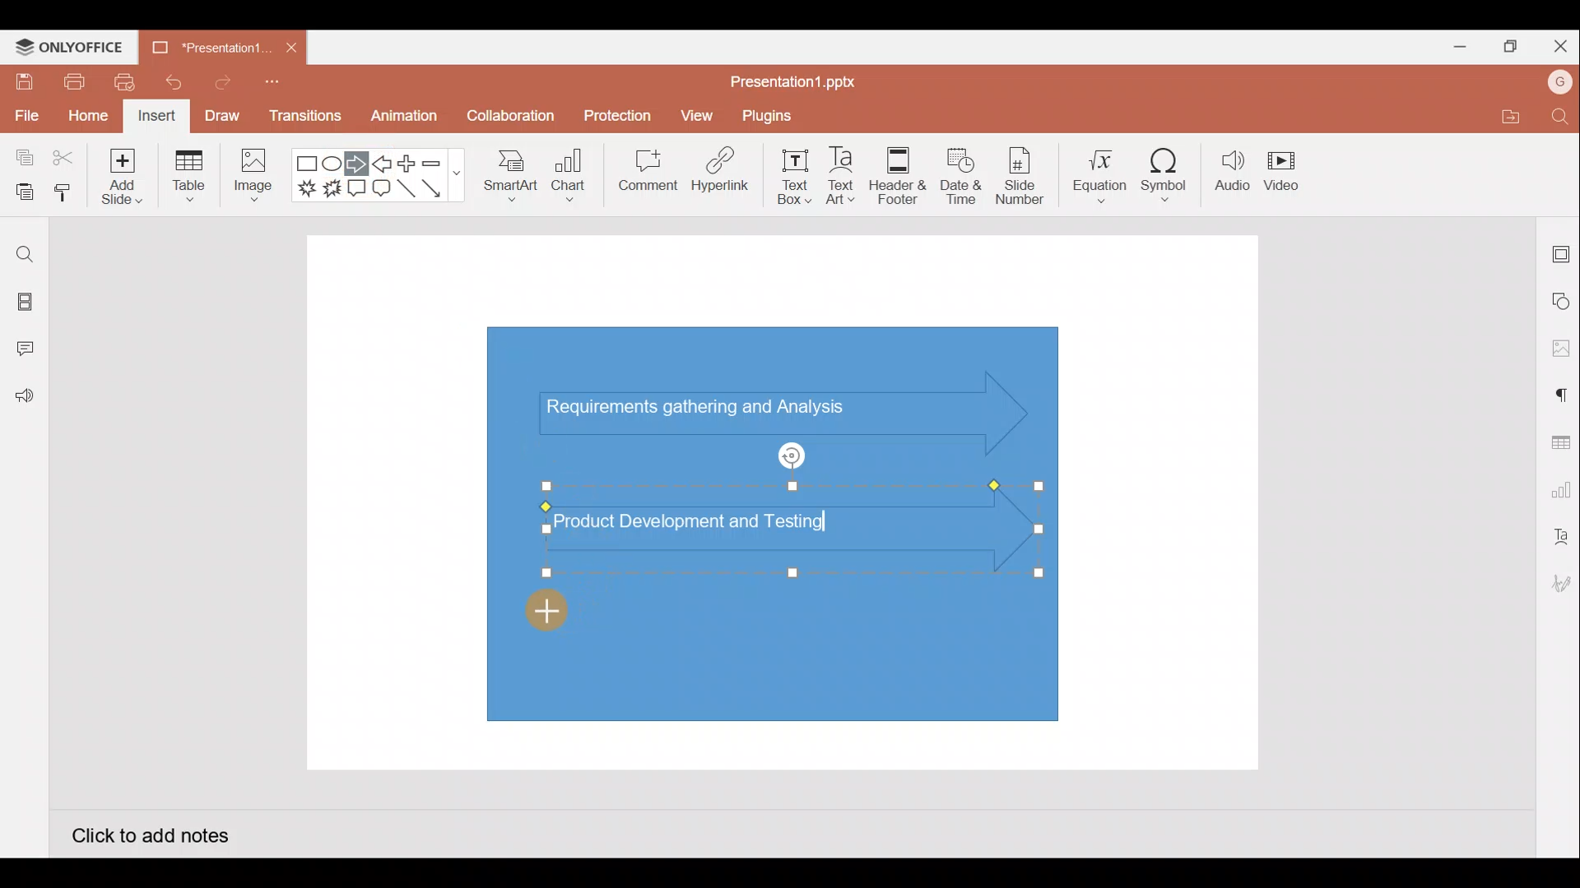  I want to click on Animation, so click(406, 120).